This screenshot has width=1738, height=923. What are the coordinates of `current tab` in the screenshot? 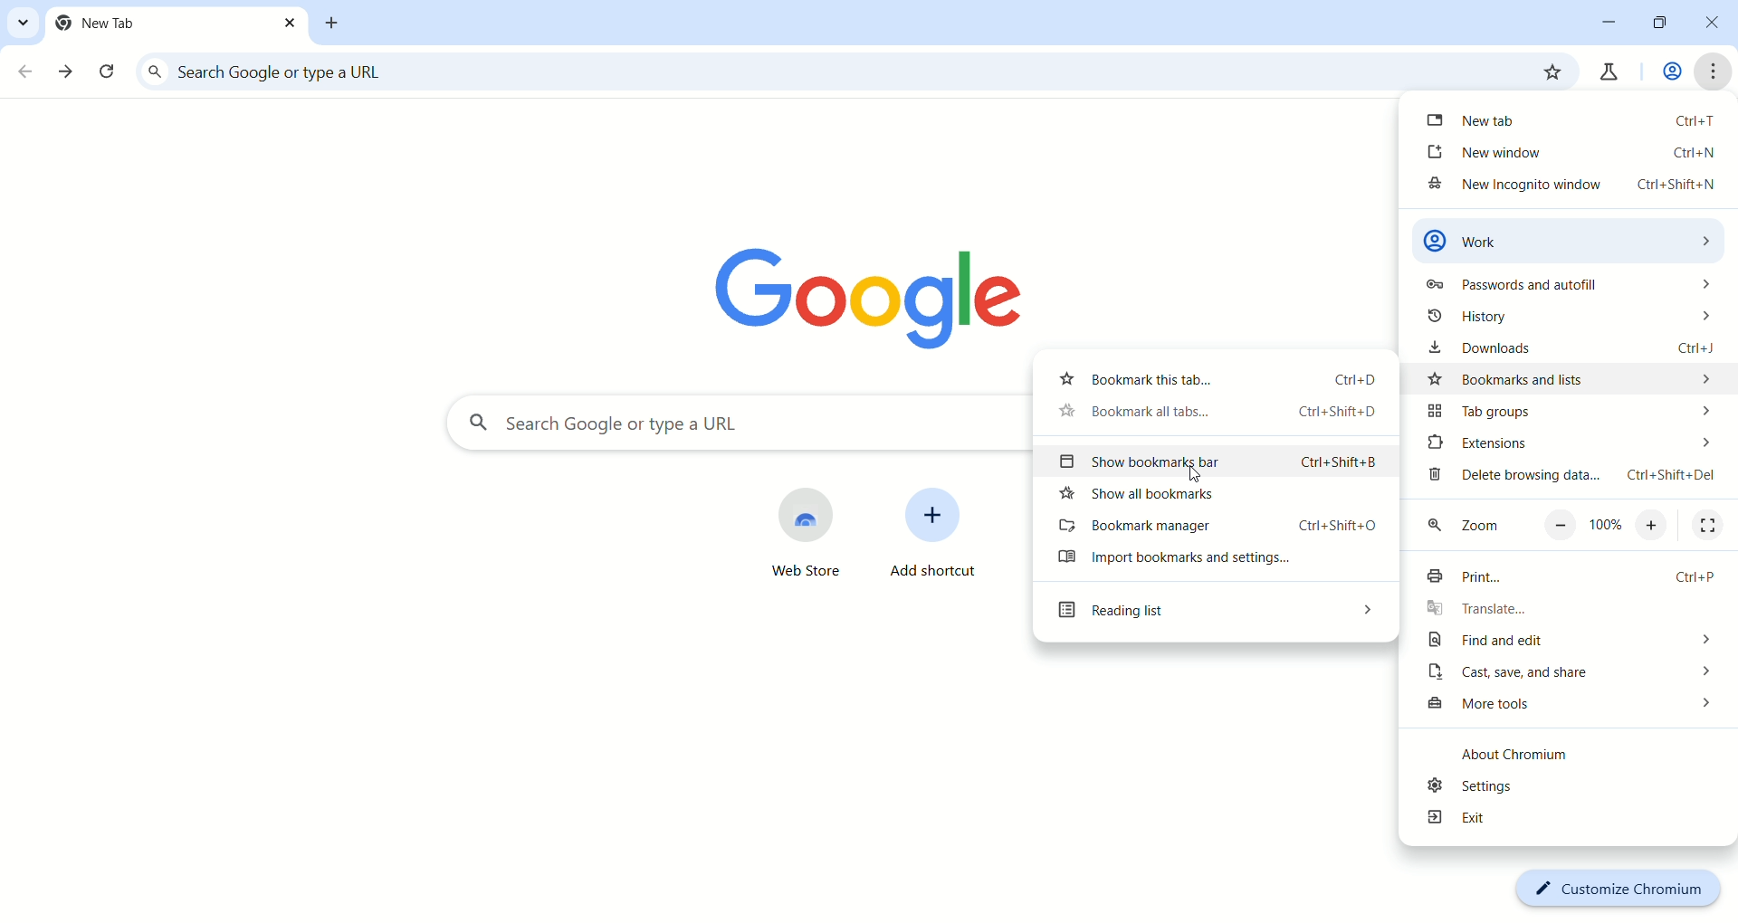 It's located at (177, 24).